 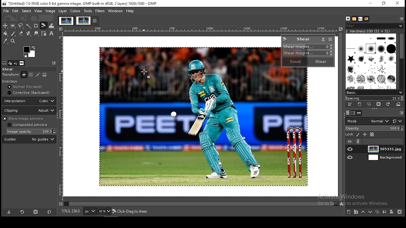 I want to click on shear, so click(x=320, y=61).